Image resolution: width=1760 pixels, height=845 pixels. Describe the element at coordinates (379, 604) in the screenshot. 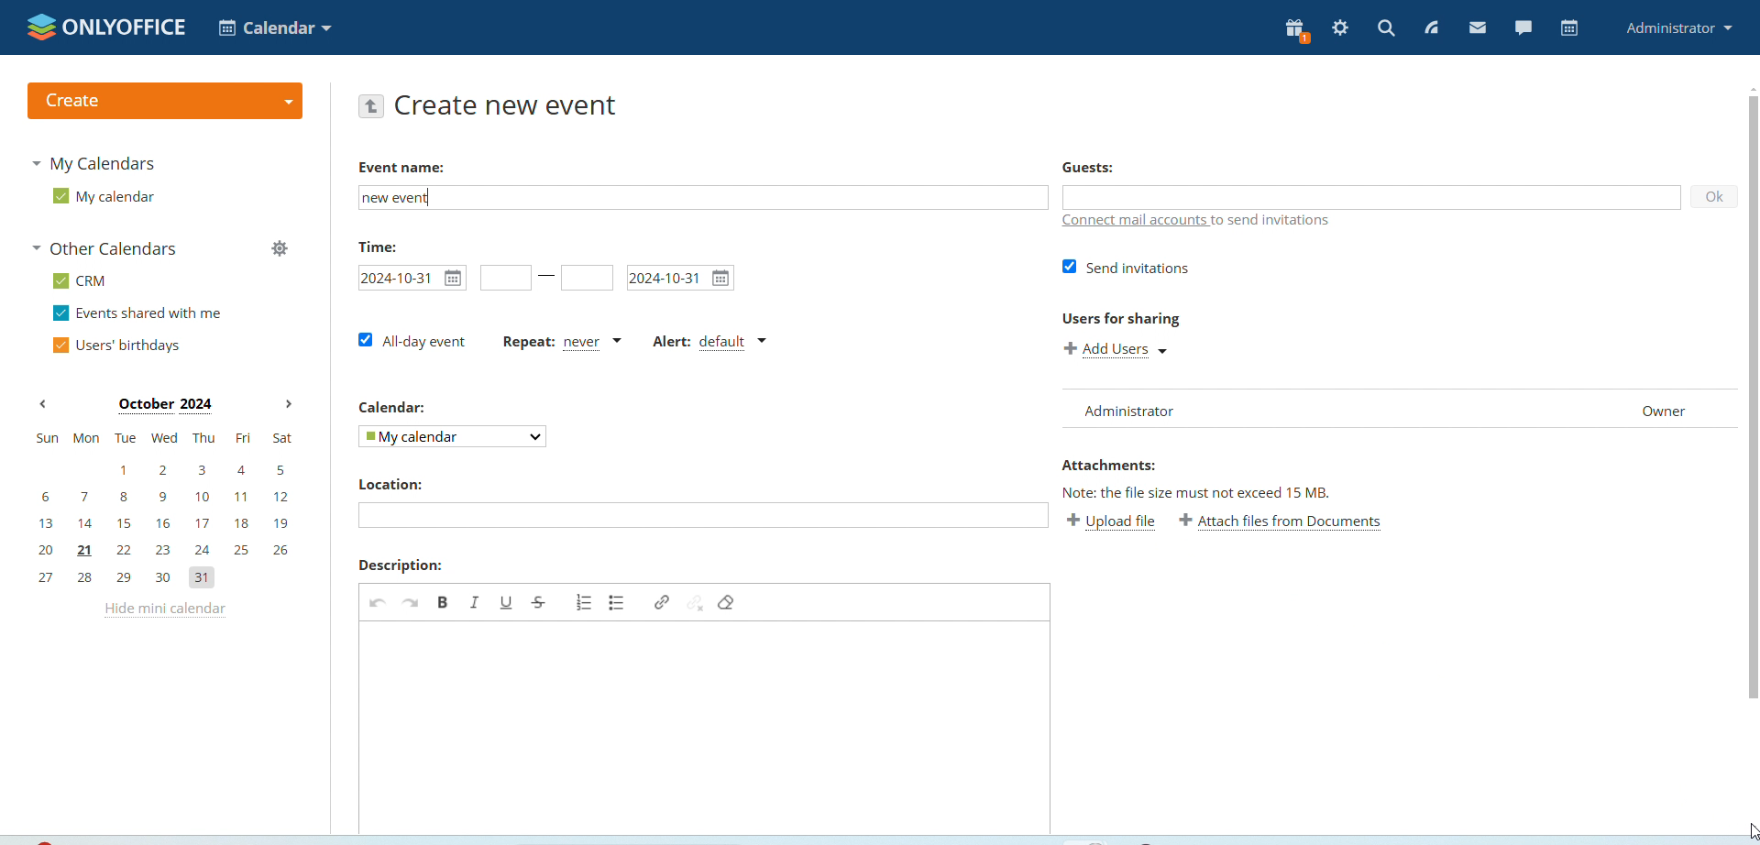

I see `undo` at that location.